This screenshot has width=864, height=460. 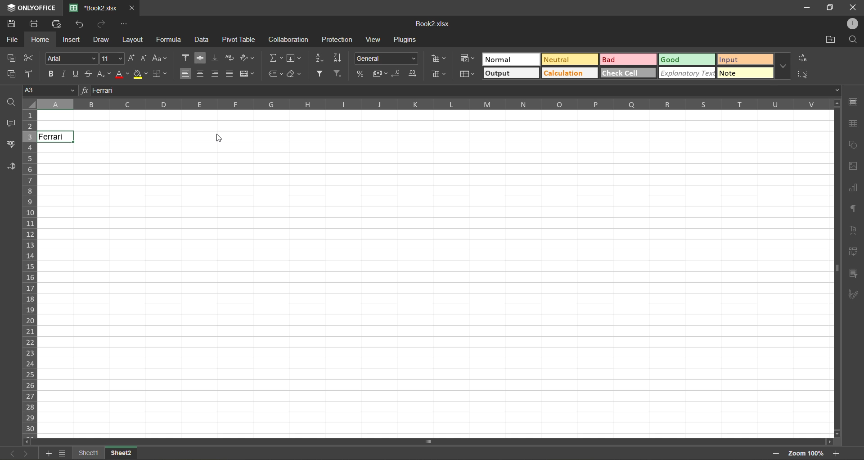 What do you see at coordinates (230, 59) in the screenshot?
I see `wrap text` at bounding box center [230, 59].